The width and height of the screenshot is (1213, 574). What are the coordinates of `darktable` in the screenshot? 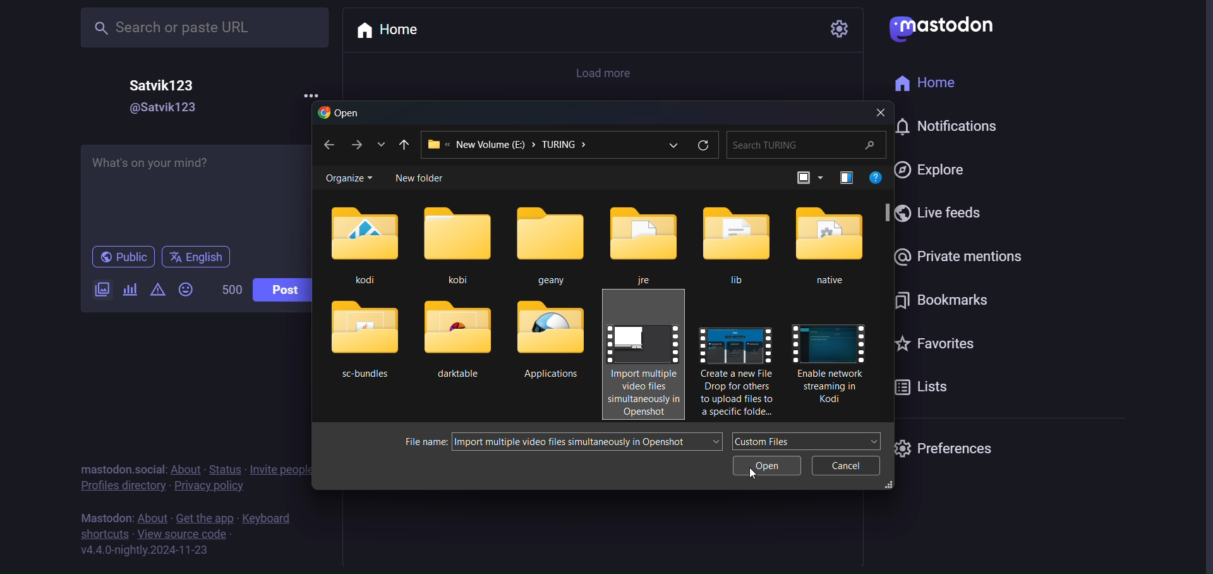 It's located at (456, 343).